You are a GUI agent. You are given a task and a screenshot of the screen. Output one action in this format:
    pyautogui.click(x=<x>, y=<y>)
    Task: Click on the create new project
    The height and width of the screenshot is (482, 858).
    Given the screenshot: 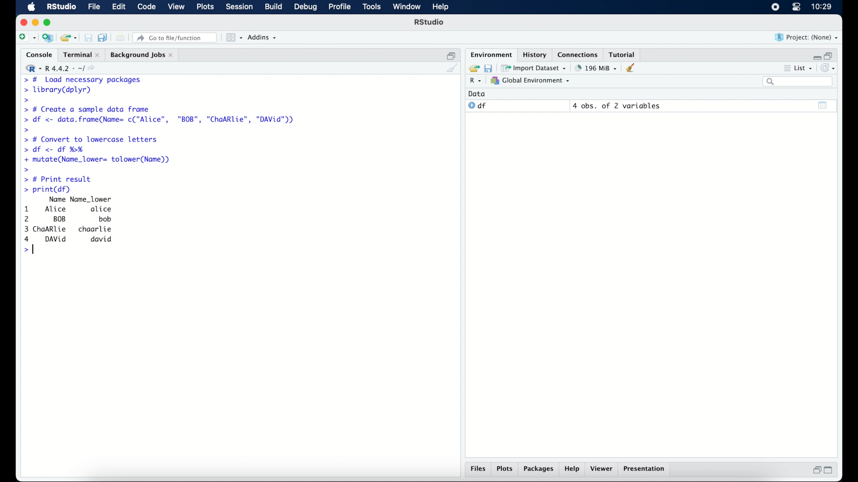 What is the action you would take?
    pyautogui.click(x=48, y=38)
    